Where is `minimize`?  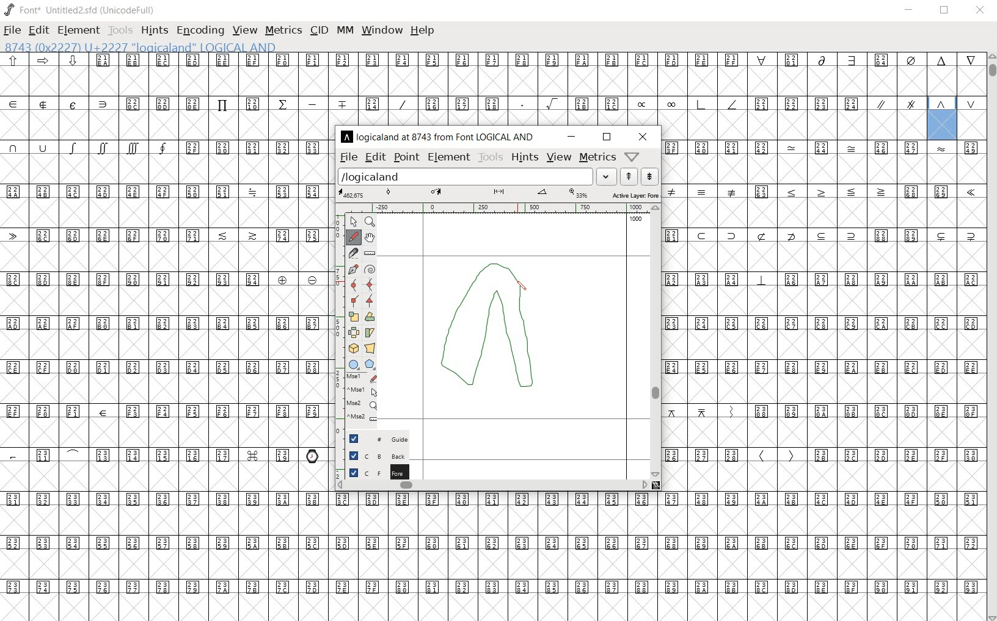 minimize is located at coordinates (911, 11).